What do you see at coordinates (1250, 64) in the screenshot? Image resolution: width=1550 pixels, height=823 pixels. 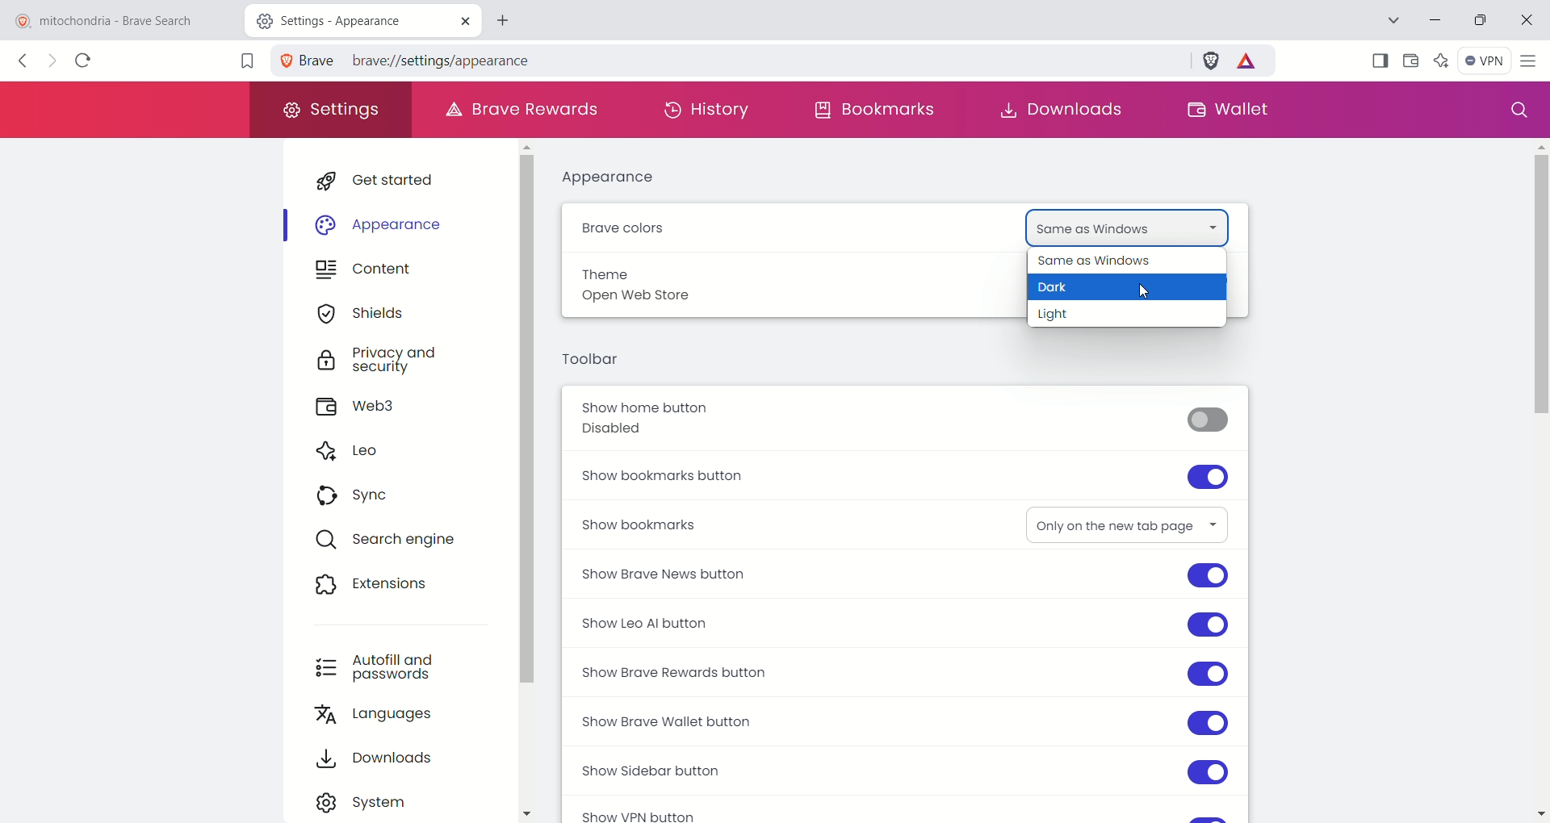 I see `brave rewards` at bounding box center [1250, 64].